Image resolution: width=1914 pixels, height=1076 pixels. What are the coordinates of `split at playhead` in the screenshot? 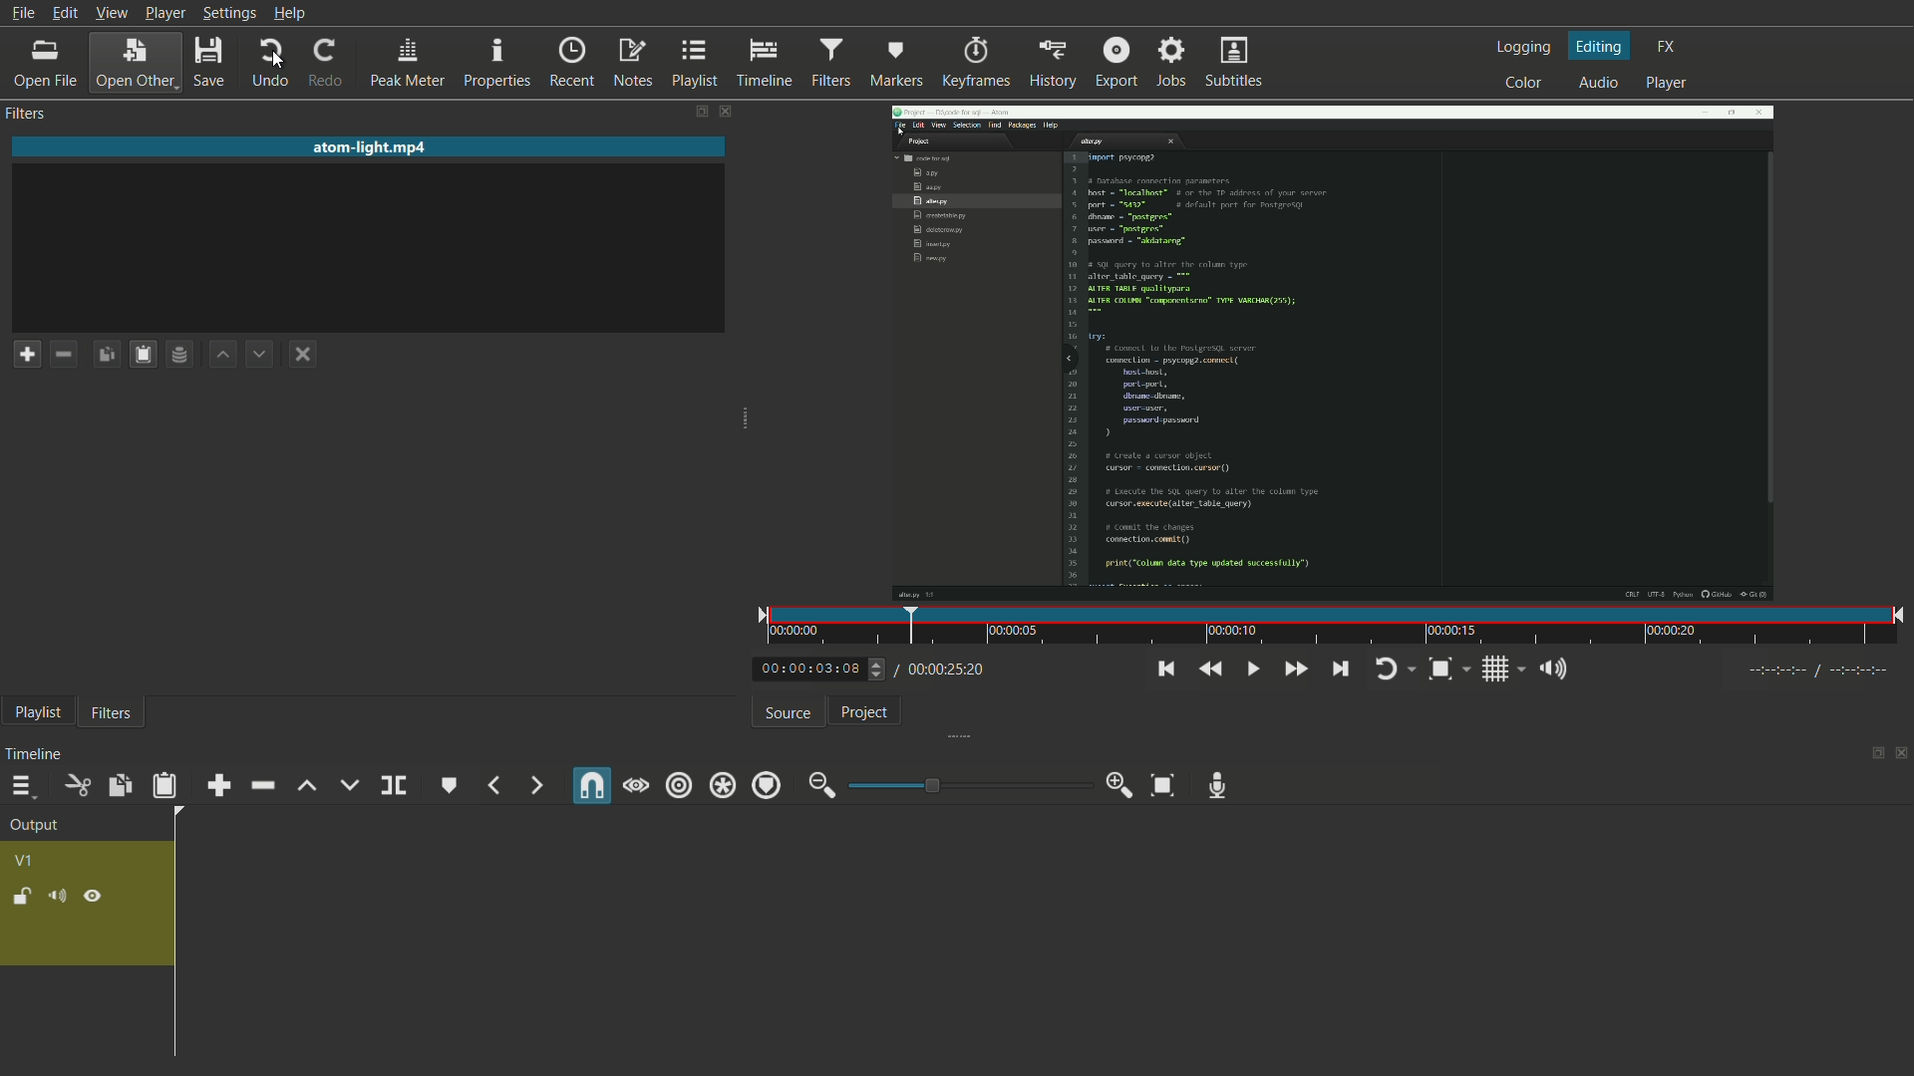 It's located at (393, 786).